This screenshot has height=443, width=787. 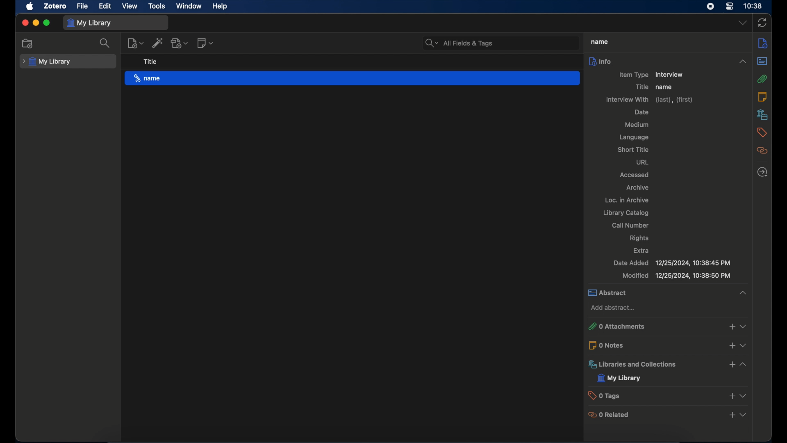 What do you see at coordinates (47, 62) in the screenshot?
I see `my library` at bounding box center [47, 62].